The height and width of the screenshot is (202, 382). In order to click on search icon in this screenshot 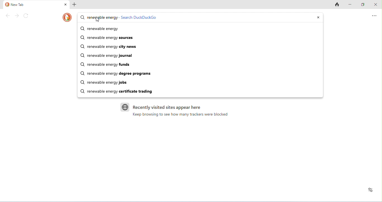, I will do `click(83, 82)`.